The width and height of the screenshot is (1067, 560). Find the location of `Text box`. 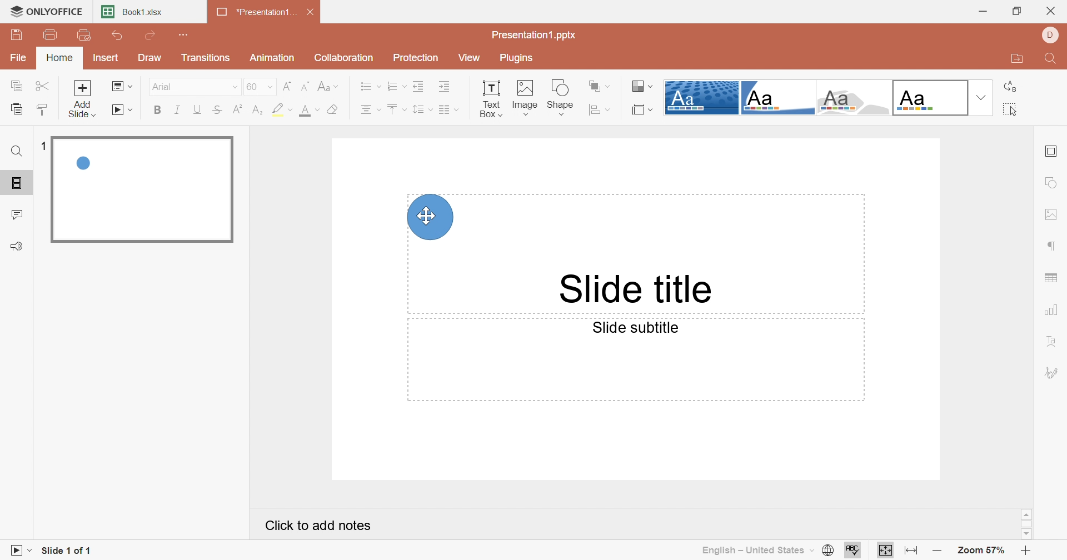

Text box is located at coordinates (490, 98).